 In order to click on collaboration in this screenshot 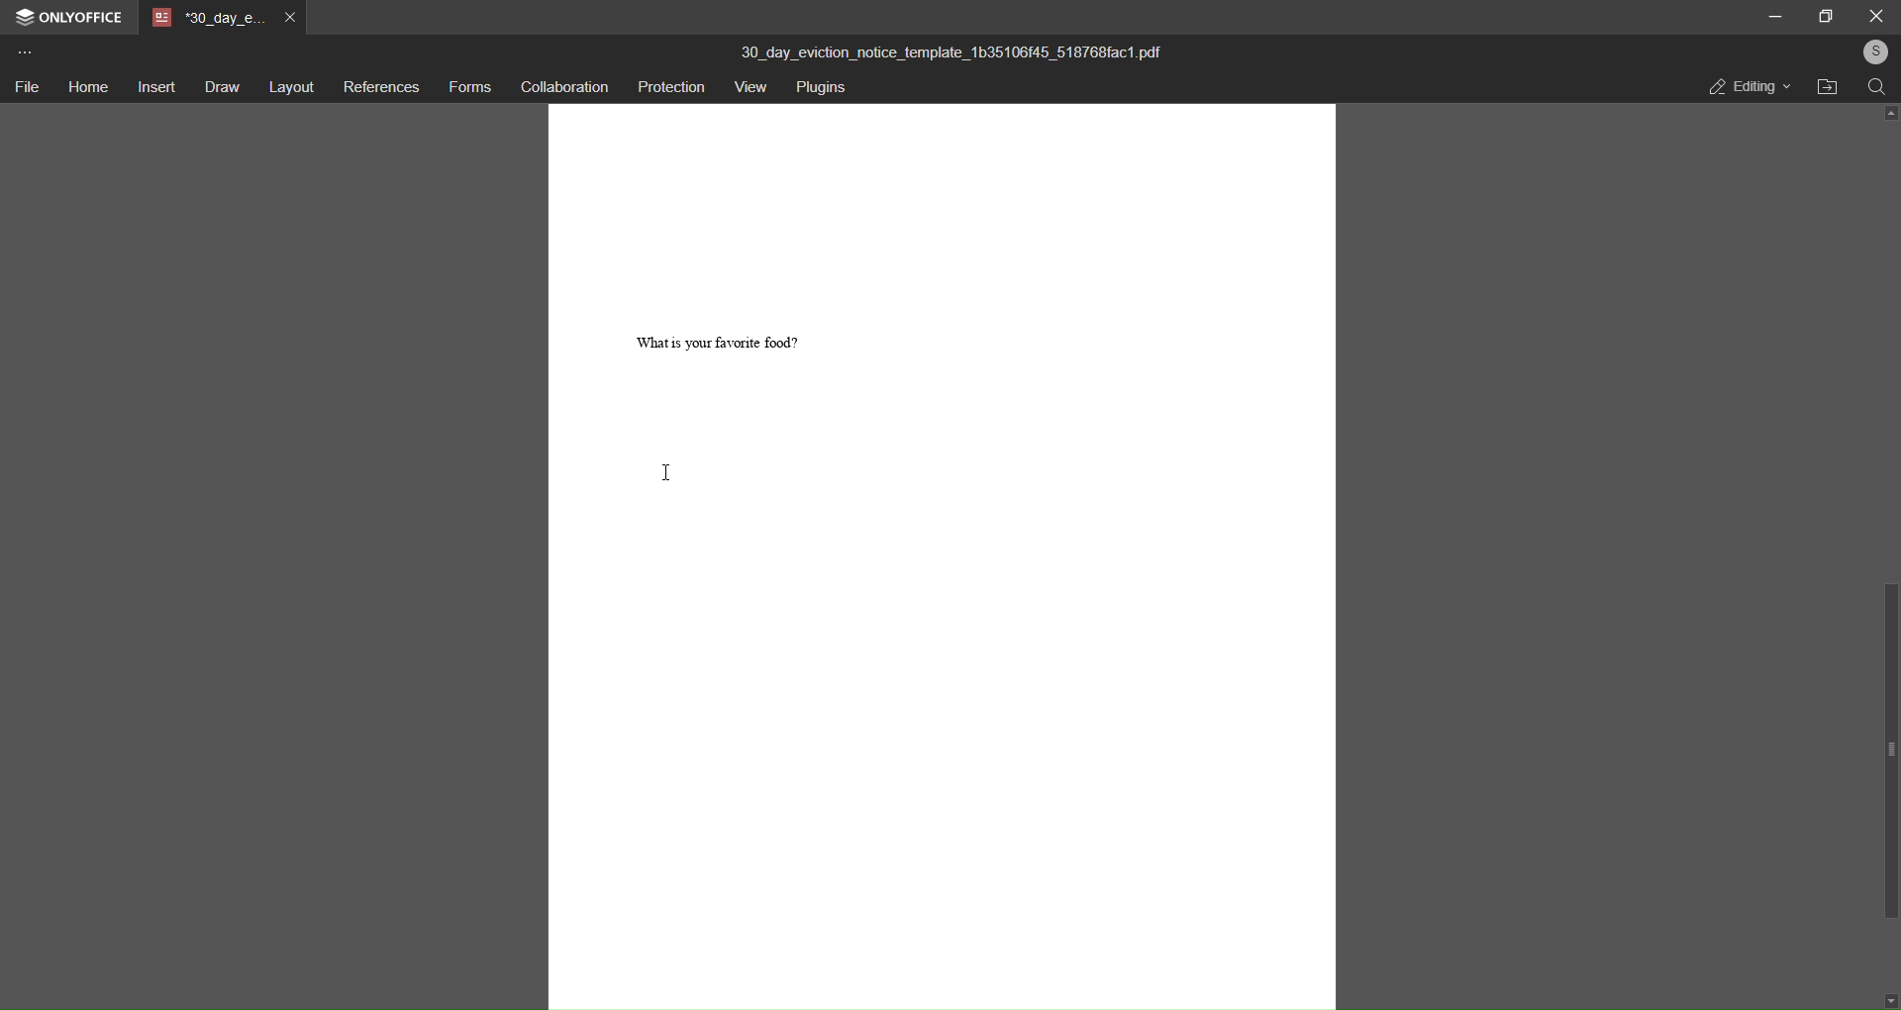, I will do `click(559, 89)`.